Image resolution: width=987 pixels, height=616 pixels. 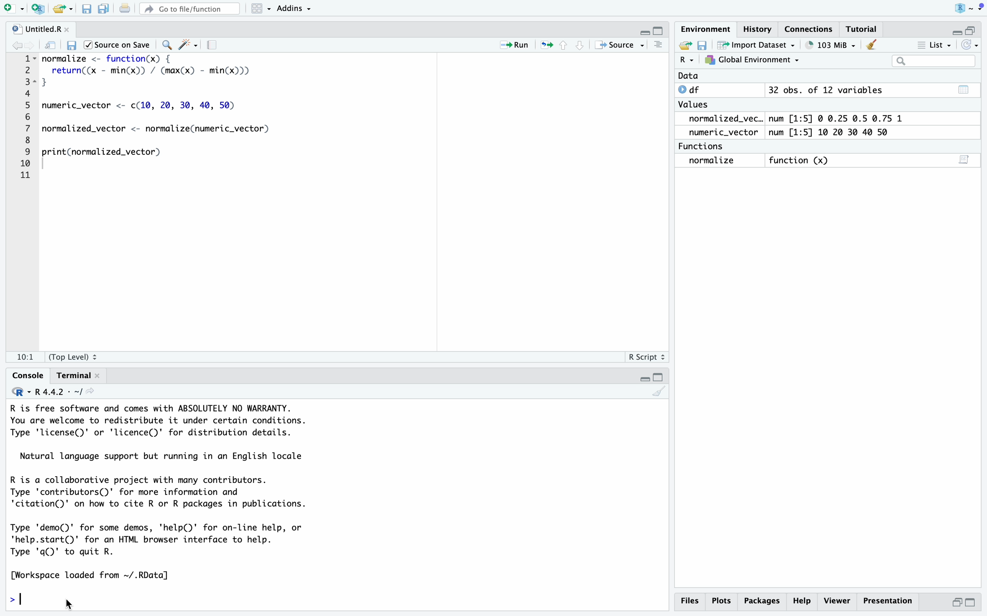 I want to click on Find/Replace, so click(x=167, y=43).